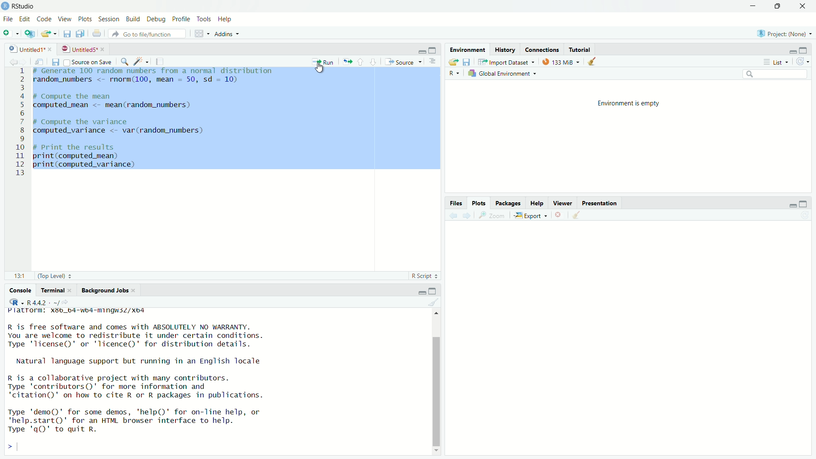  What do you see at coordinates (127, 107) in the screenshot?
I see `computed_mean <- mean(random_numbers)` at bounding box center [127, 107].